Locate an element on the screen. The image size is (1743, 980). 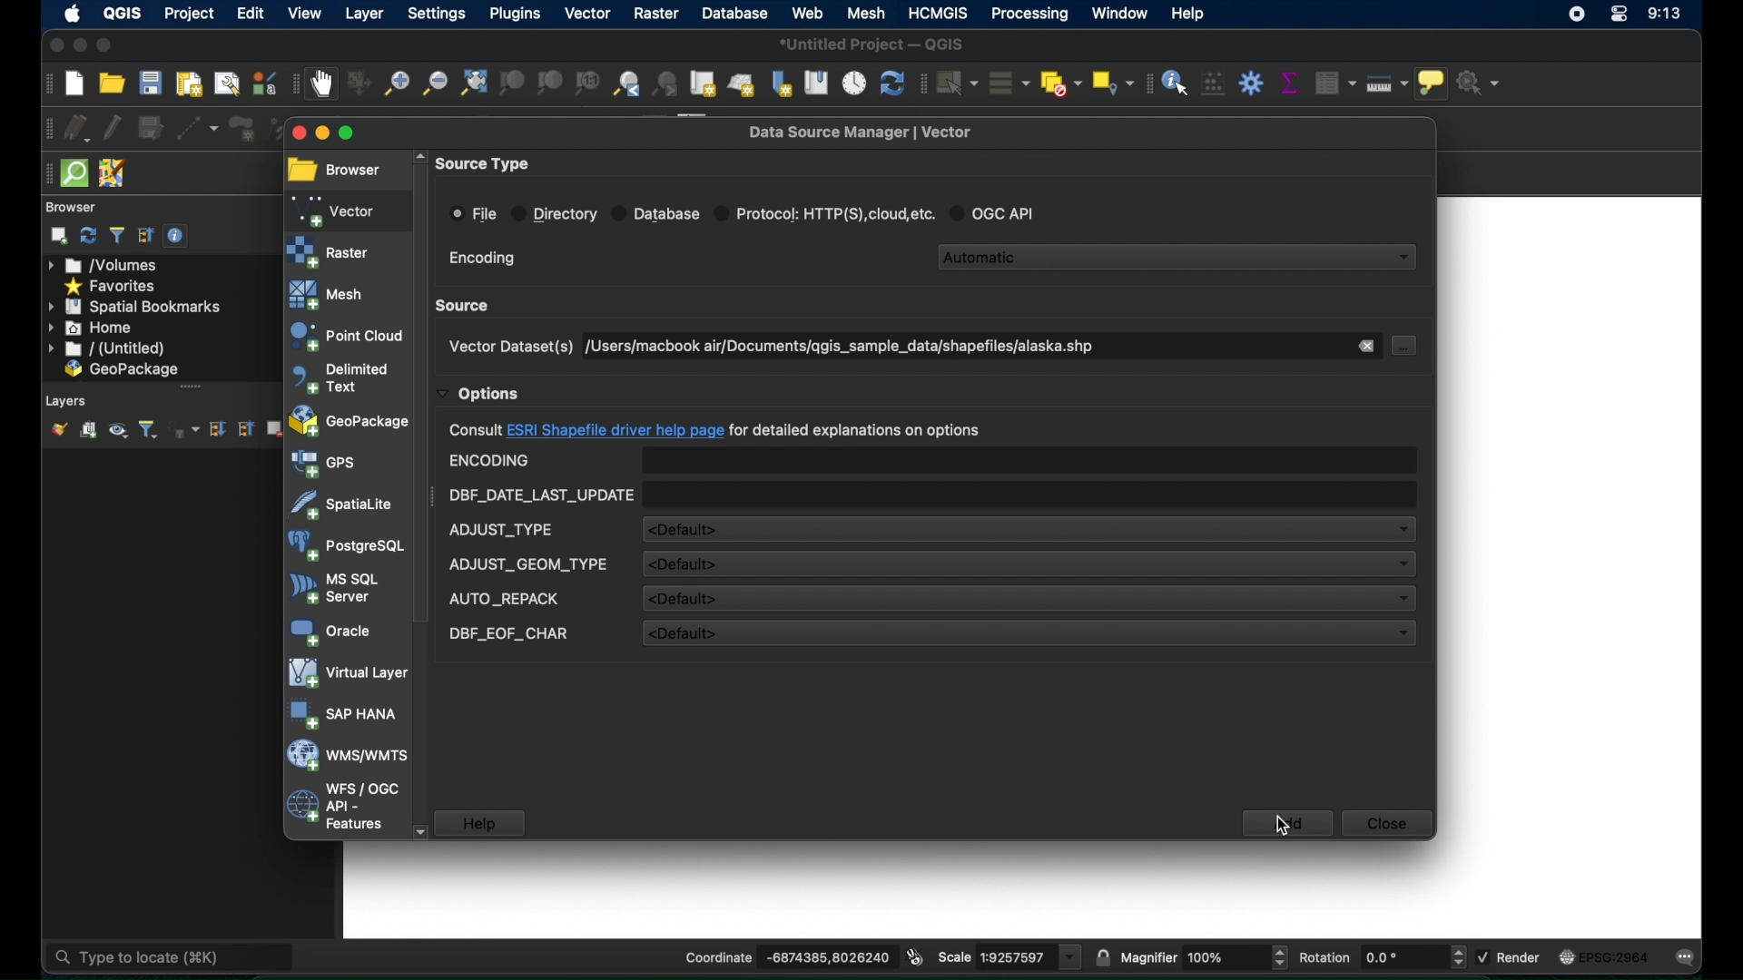
lock scale is located at coordinates (1099, 956).